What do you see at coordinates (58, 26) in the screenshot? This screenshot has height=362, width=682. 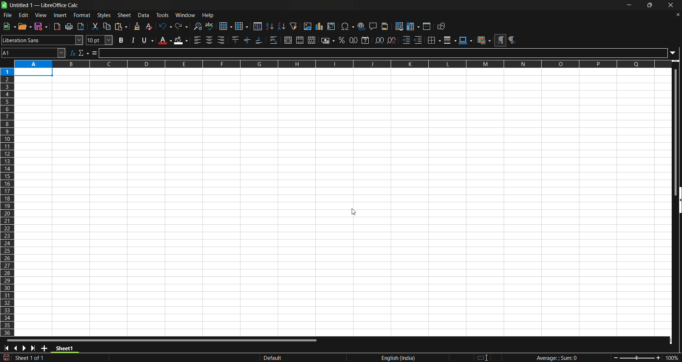 I see `export directly as pdf` at bounding box center [58, 26].